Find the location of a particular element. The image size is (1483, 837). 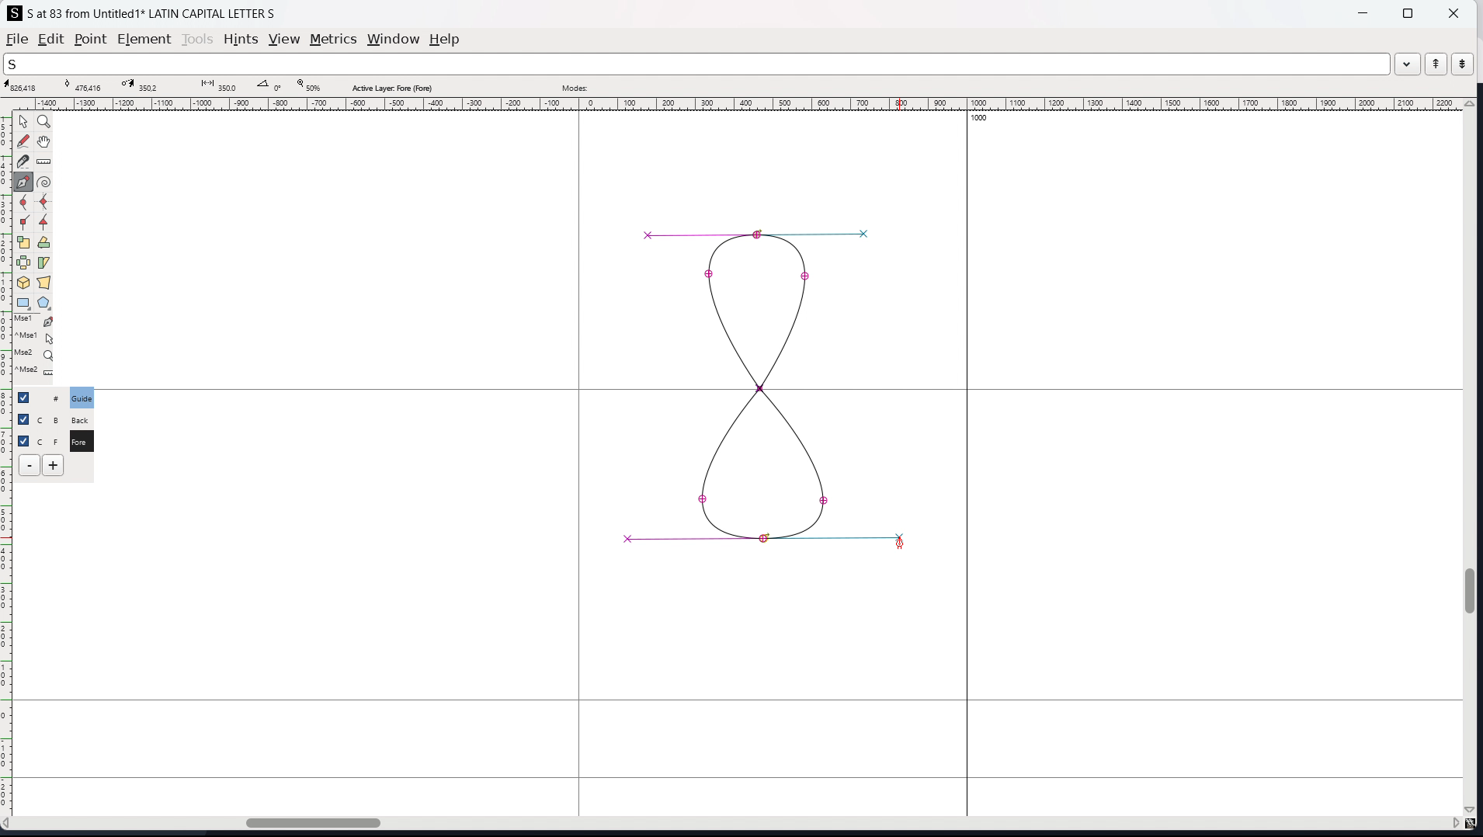

modes is located at coordinates (575, 86).